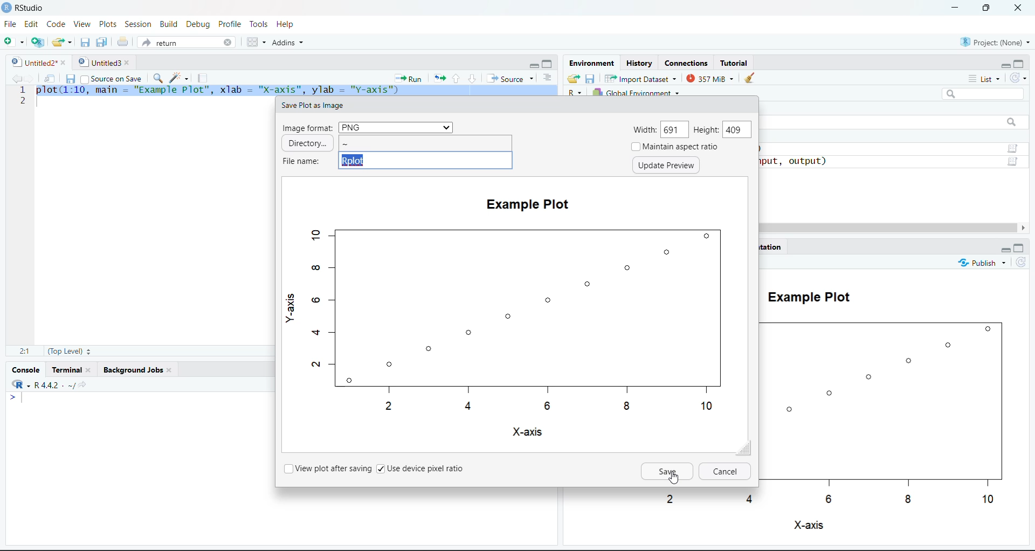 This screenshot has width=1035, height=551. I want to click on List, so click(985, 78).